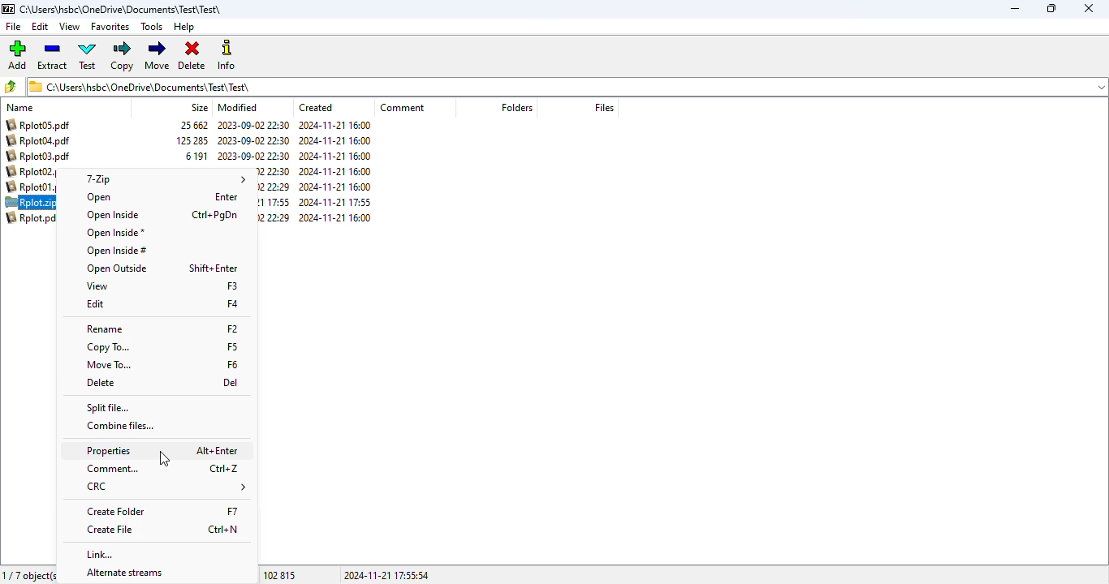  What do you see at coordinates (109, 27) in the screenshot?
I see `favorites` at bounding box center [109, 27].